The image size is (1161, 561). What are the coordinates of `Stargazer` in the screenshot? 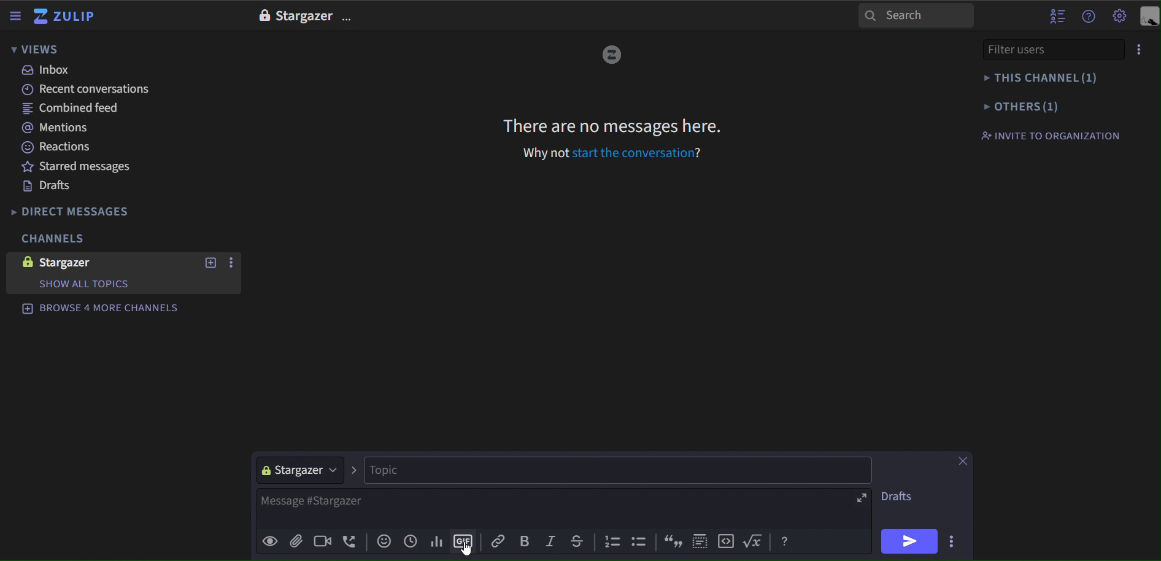 It's located at (304, 17).